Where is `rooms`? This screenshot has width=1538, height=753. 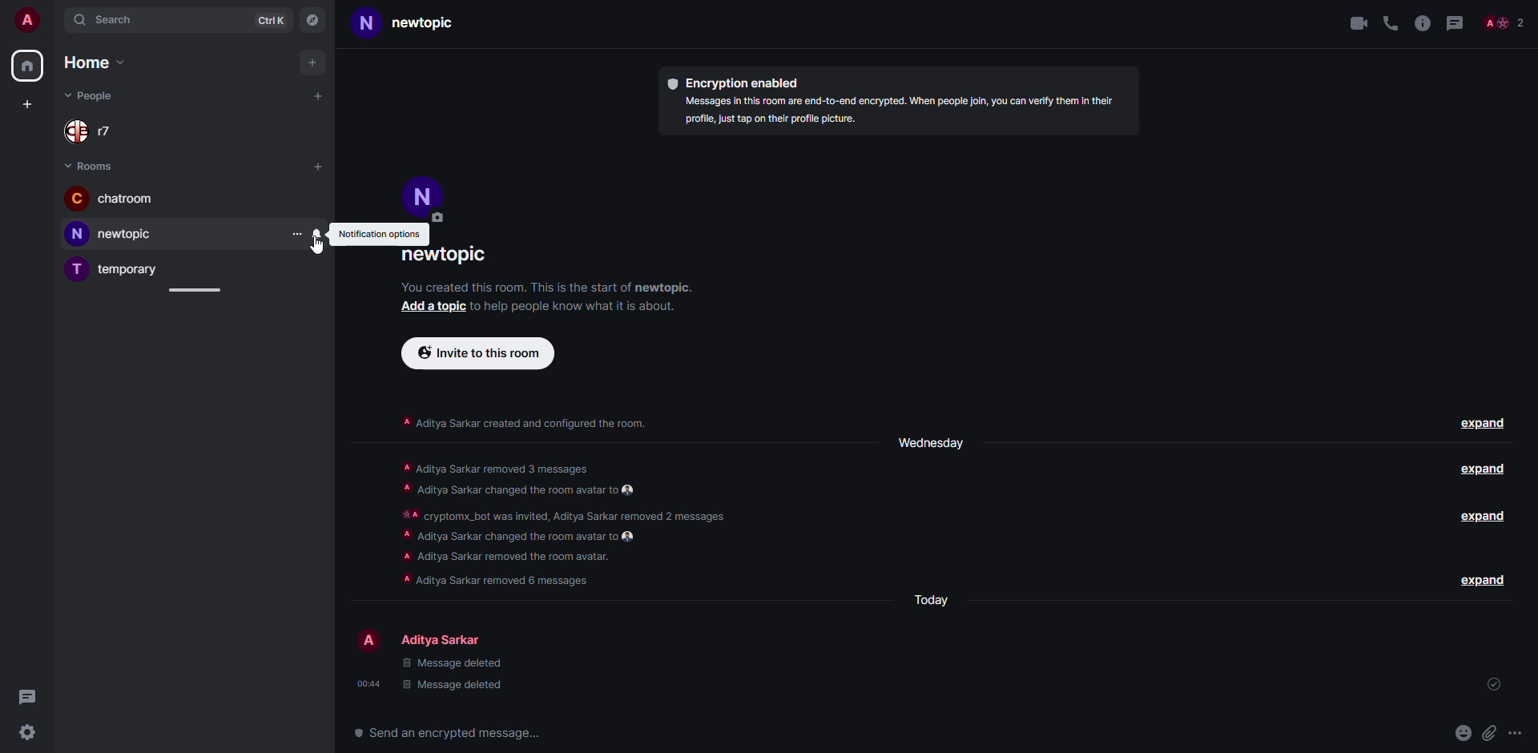
rooms is located at coordinates (92, 166).